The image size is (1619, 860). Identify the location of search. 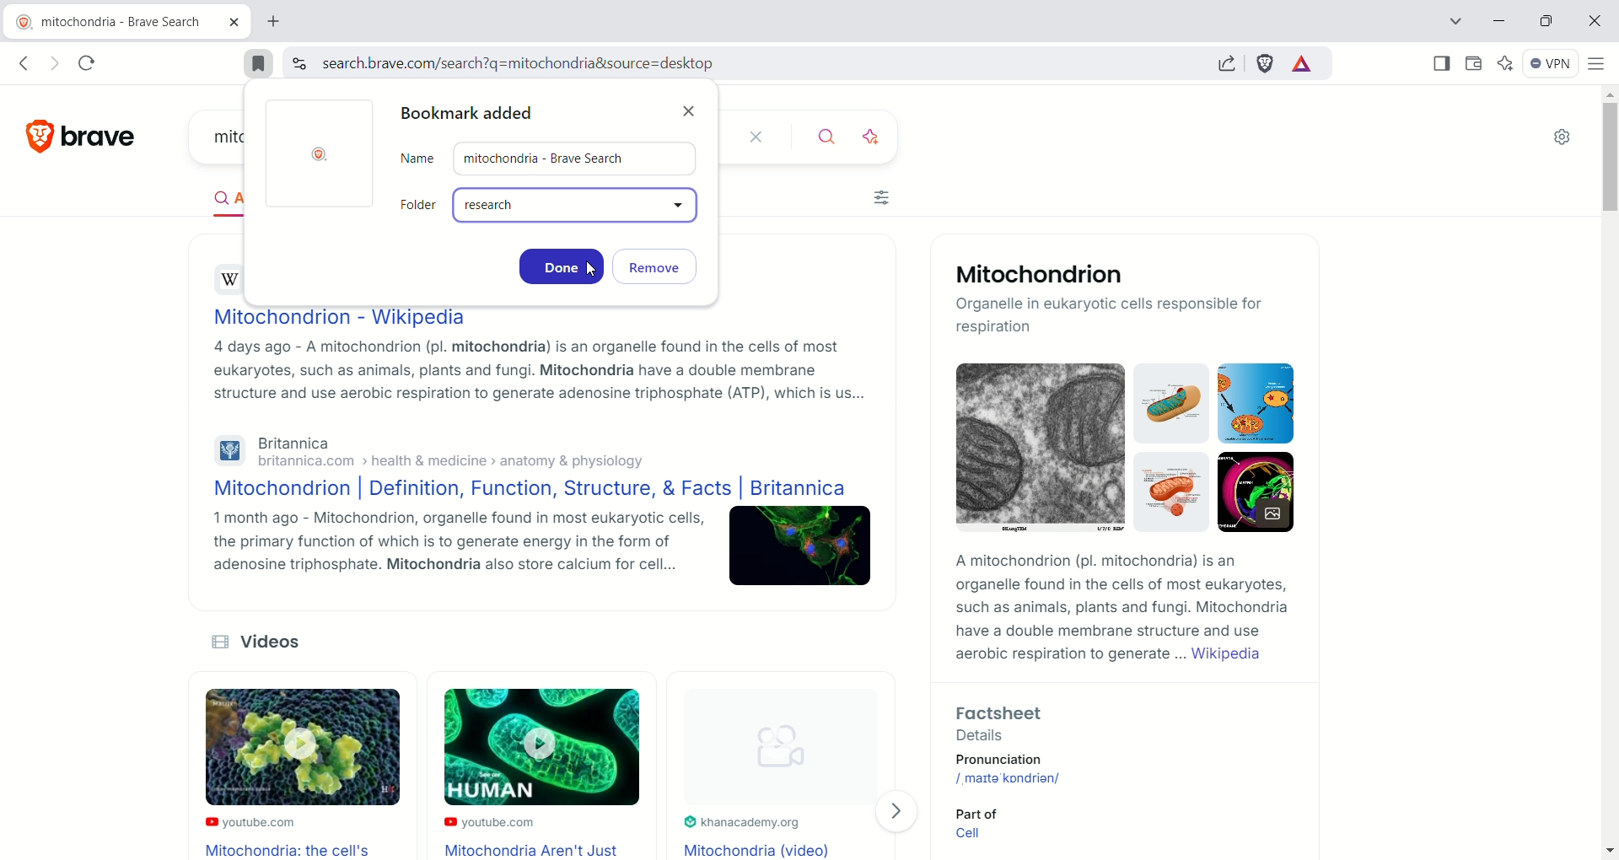
(818, 137).